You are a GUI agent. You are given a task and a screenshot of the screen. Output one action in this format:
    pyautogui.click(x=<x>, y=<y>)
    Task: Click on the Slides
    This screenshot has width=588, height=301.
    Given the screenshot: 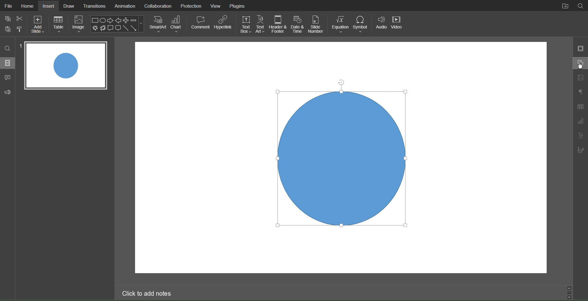 What is the action you would take?
    pyautogui.click(x=7, y=63)
    